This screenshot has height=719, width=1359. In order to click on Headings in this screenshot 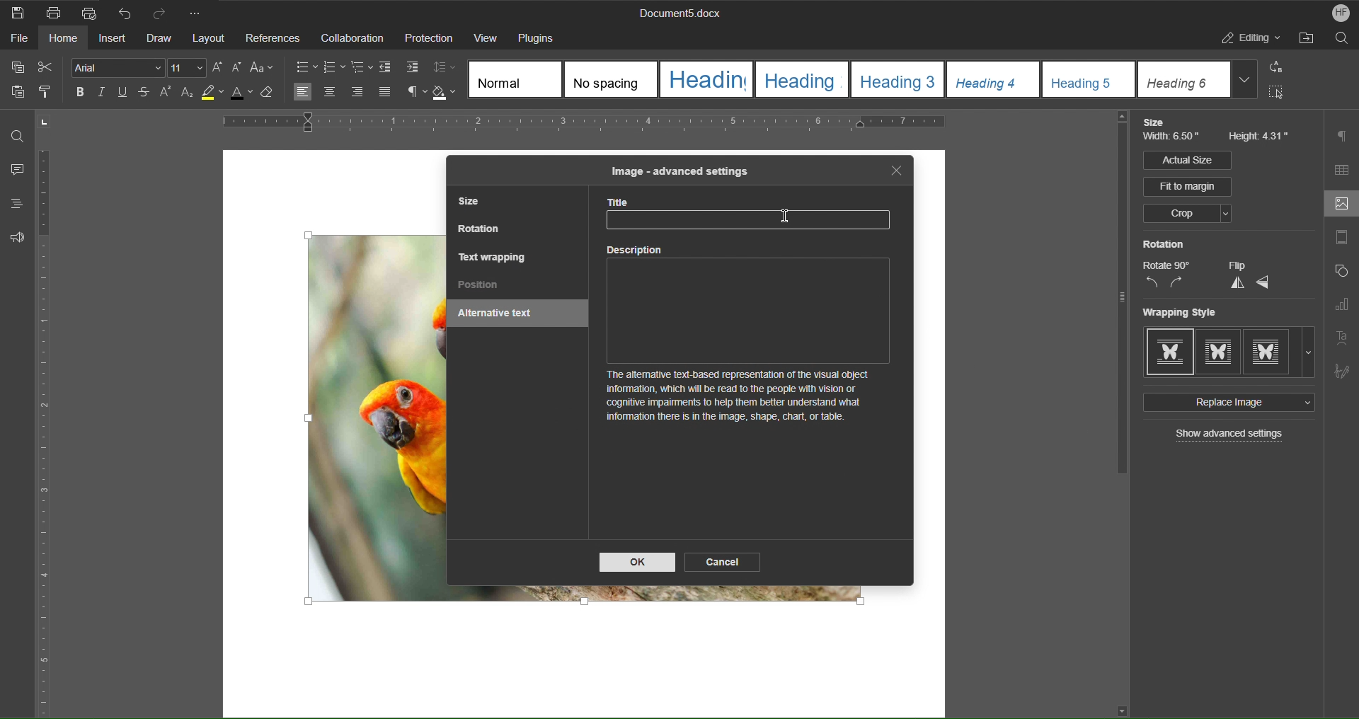, I will do `click(12, 204)`.